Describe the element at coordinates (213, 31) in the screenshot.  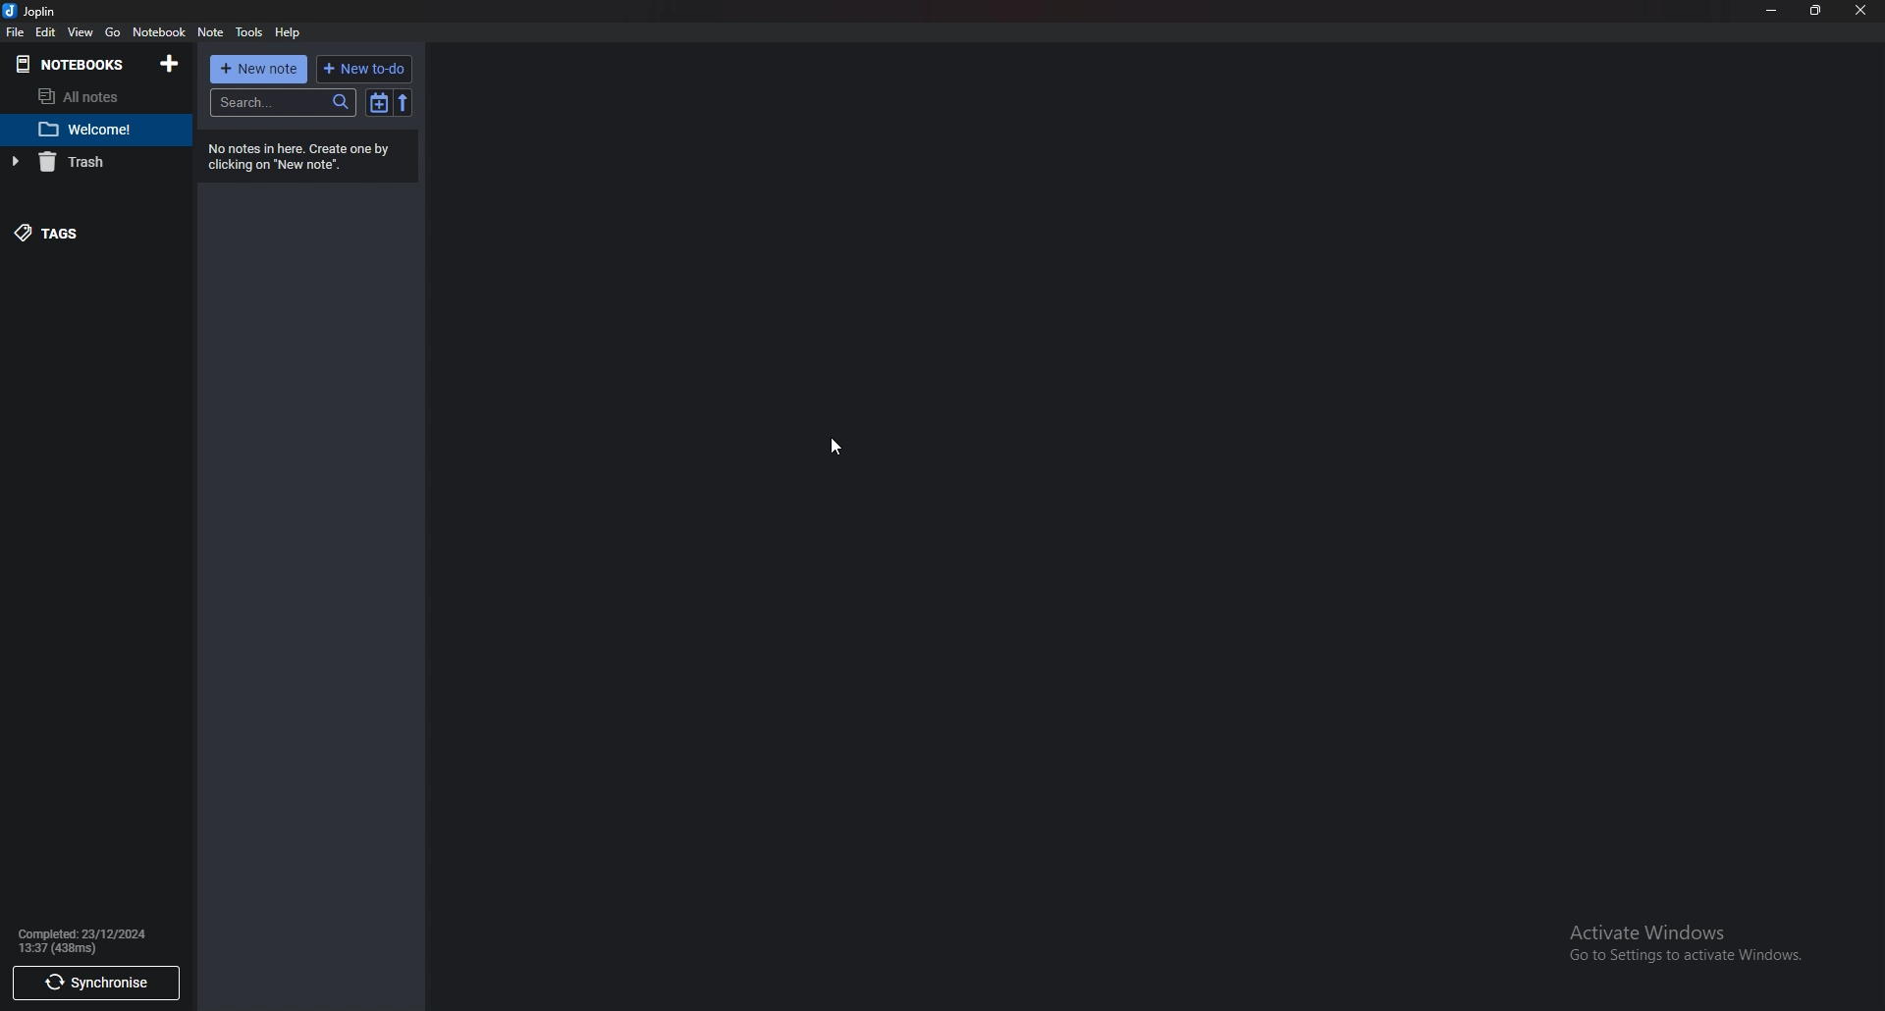
I see `Note` at that location.